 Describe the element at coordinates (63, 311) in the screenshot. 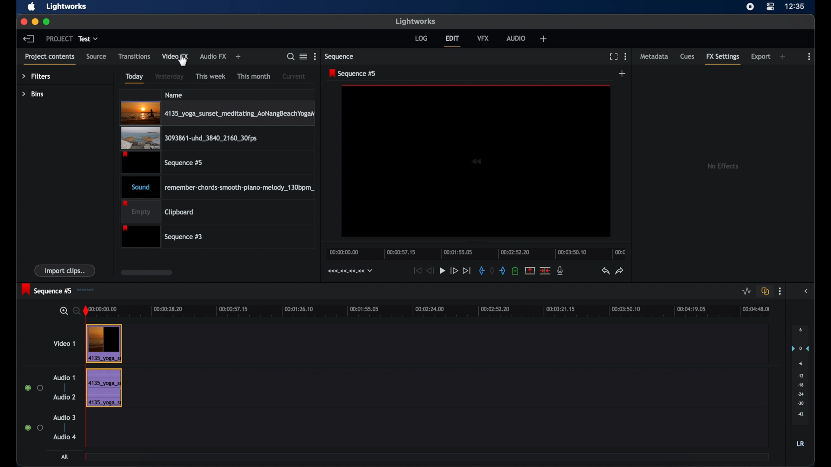

I see `zoom in` at that location.